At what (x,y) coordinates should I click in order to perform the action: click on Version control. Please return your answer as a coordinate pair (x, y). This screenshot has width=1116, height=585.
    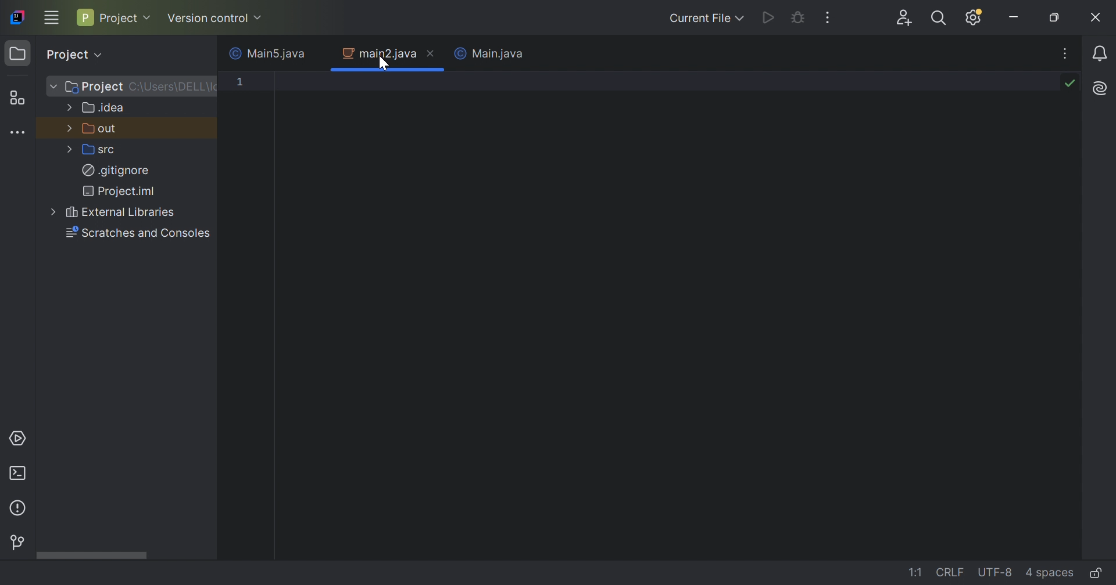
    Looking at the image, I should click on (215, 19).